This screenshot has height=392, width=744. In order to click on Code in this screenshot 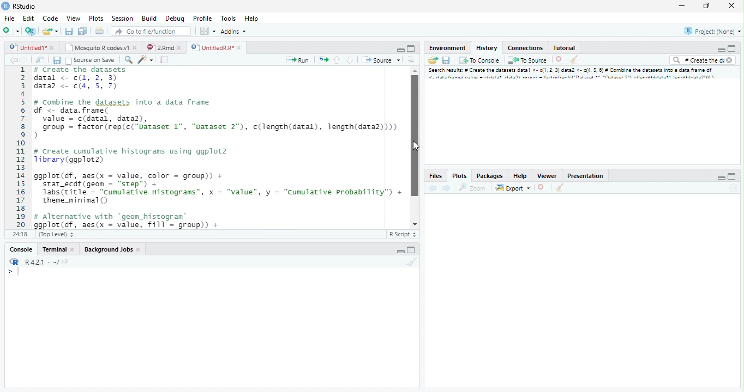, I will do `click(50, 19)`.